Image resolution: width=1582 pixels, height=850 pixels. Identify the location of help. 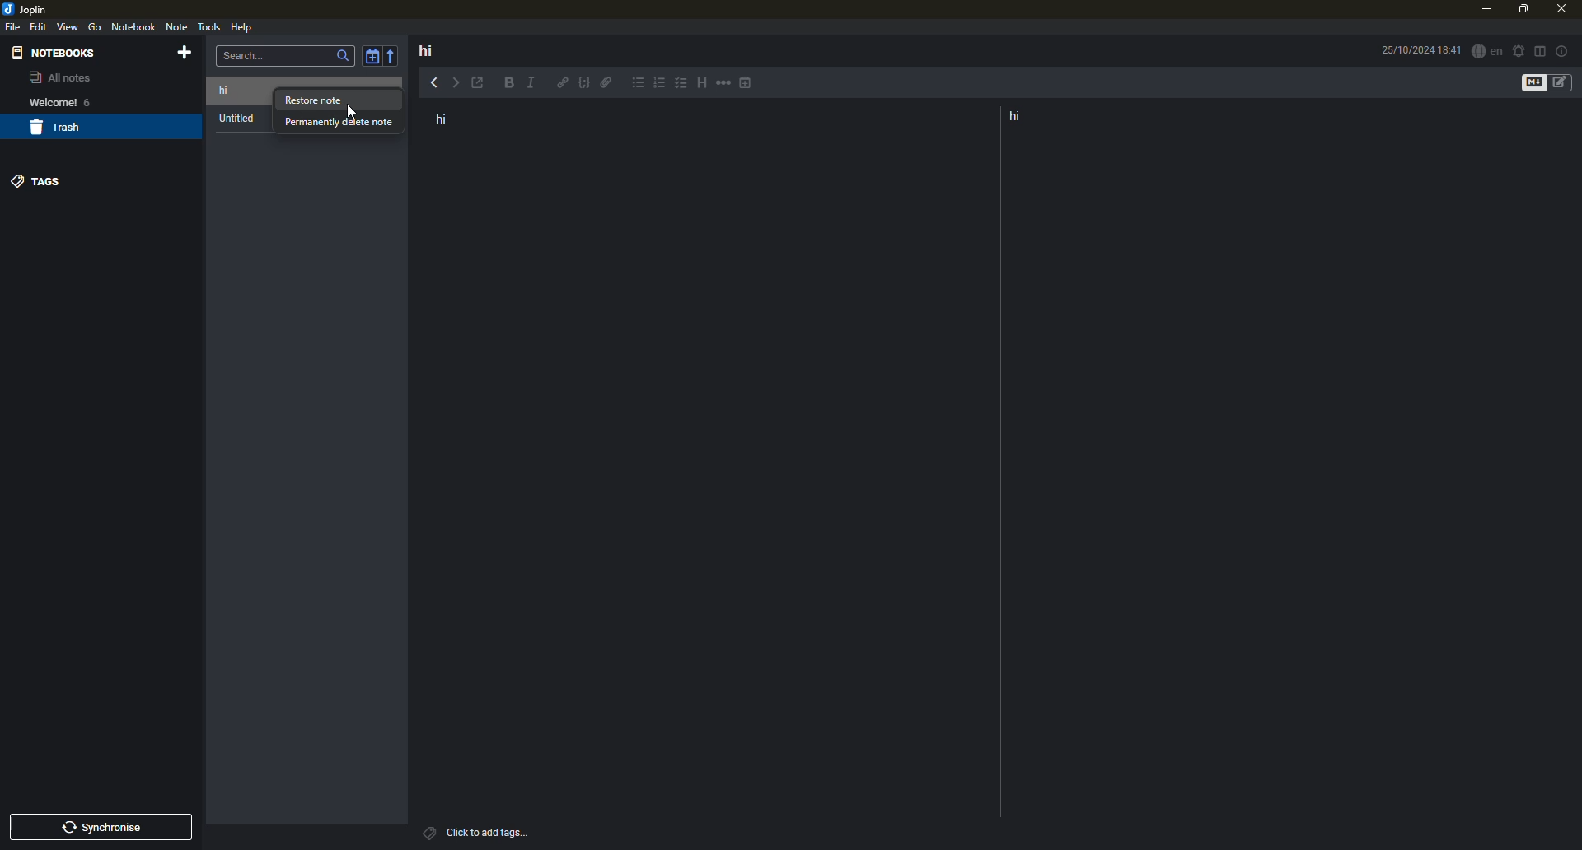
(241, 26).